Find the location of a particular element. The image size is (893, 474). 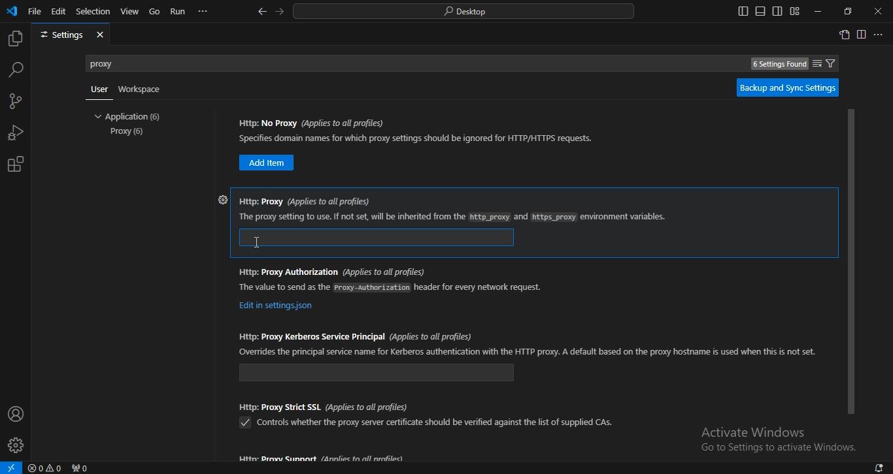

More actions is located at coordinates (880, 33).